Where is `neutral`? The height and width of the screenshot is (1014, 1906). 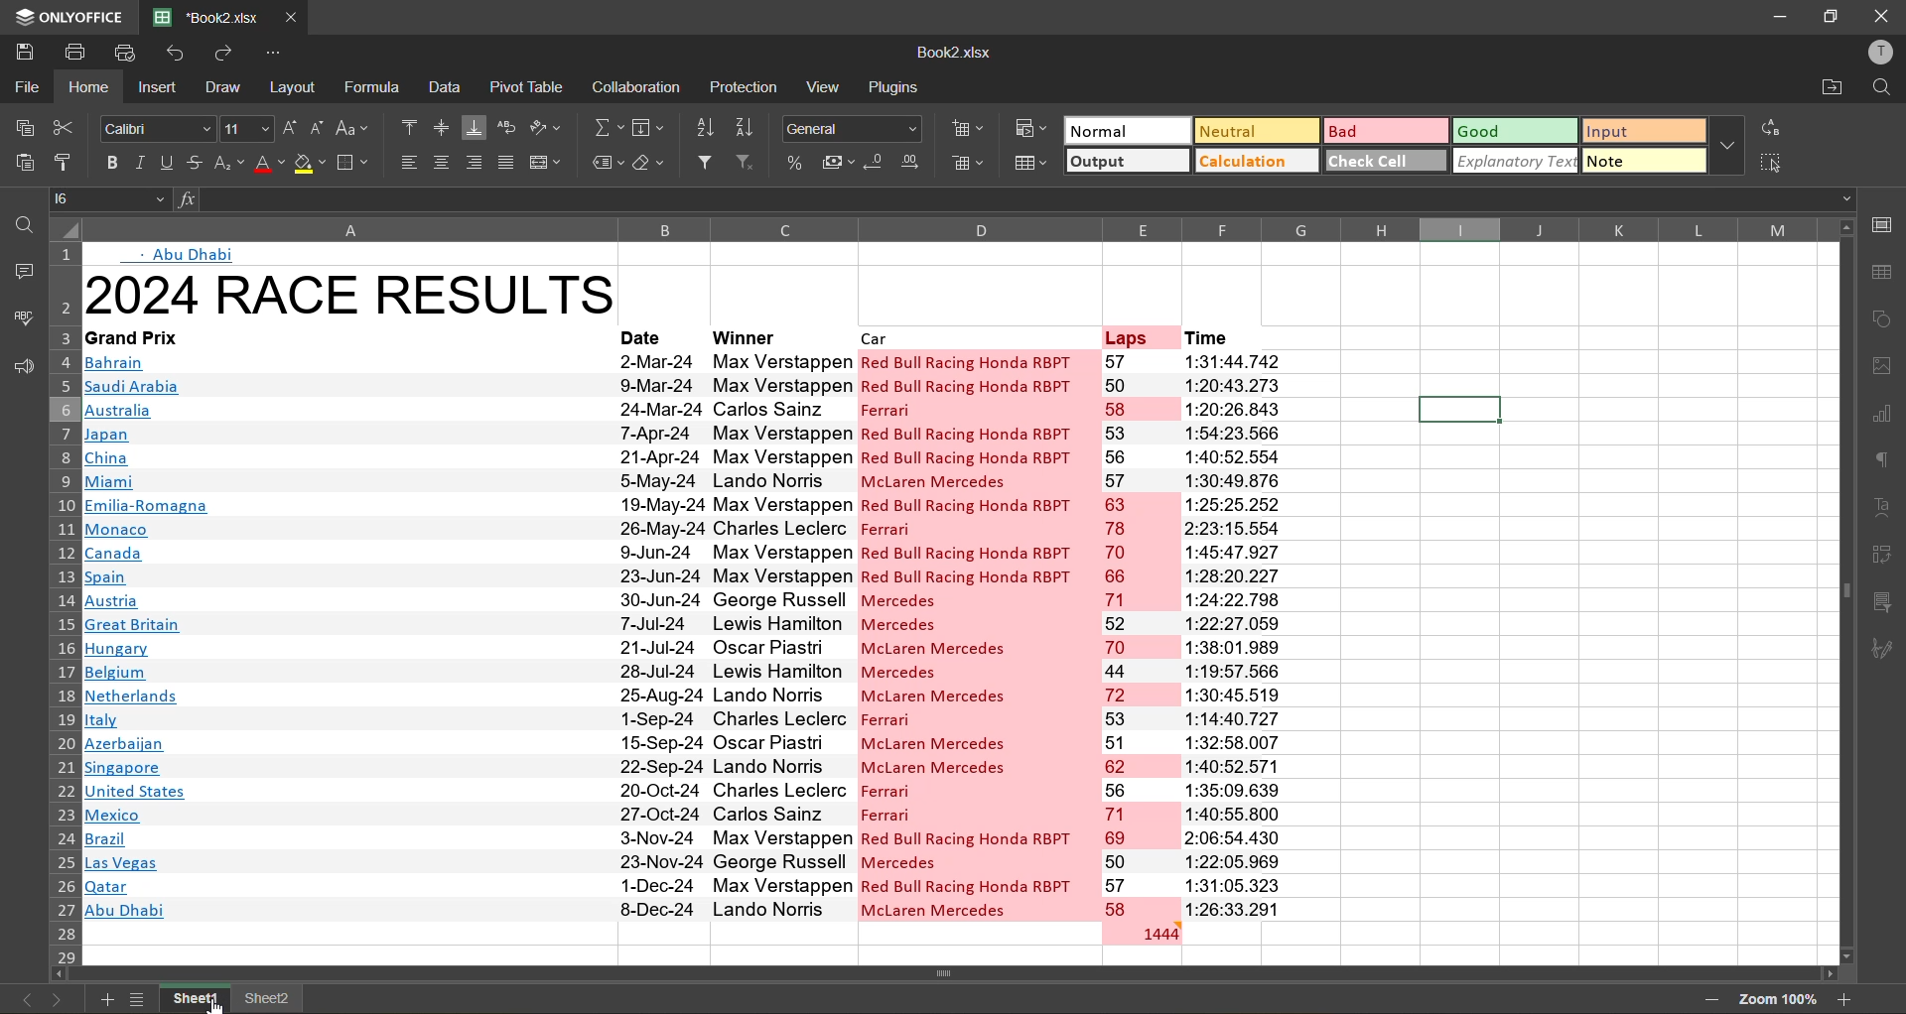 neutral is located at coordinates (1255, 133).